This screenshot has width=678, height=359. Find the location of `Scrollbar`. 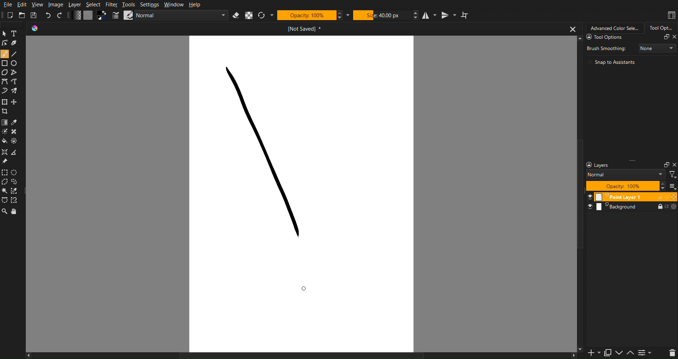

Scrollbar is located at coordinates (305, 355).